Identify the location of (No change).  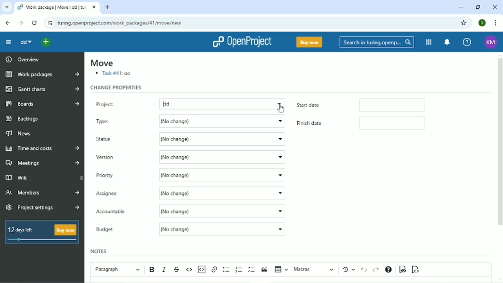
(222, 192).